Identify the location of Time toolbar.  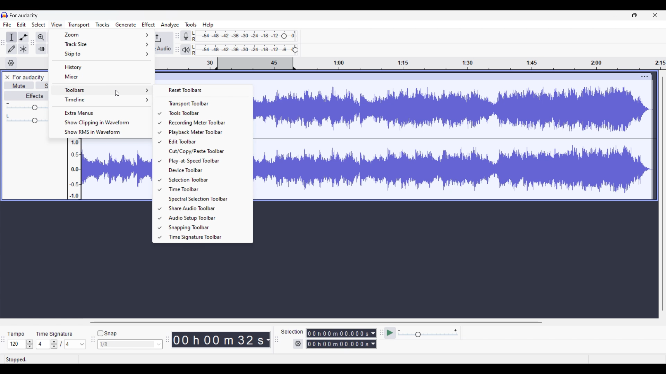
(207, 189).